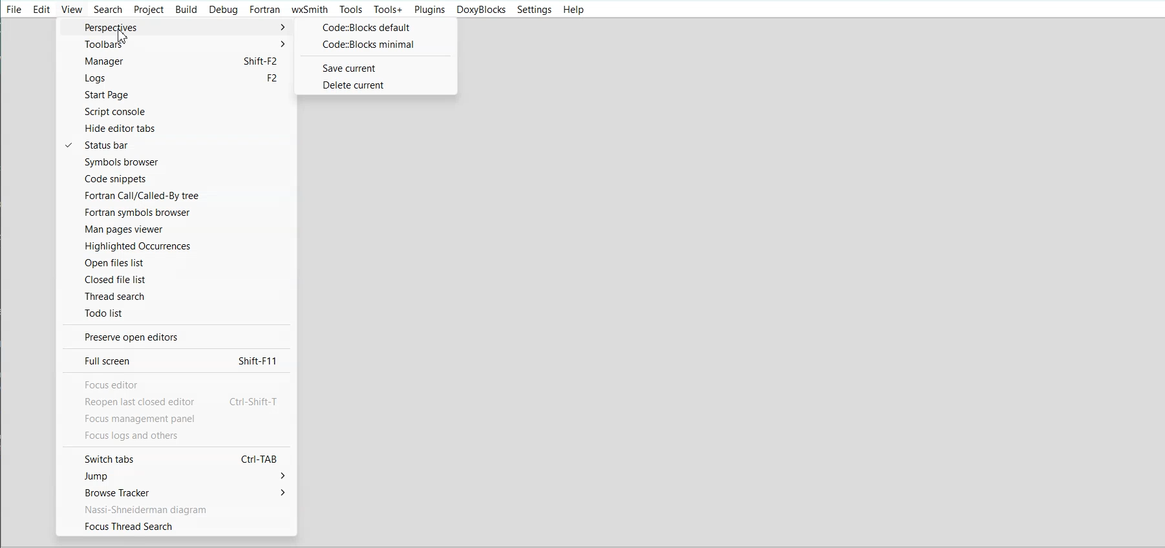 The height and width of the screenshot is (548, 1165). Describe the element at coordinates (178, 128) in the screenshot. I see `Hide editor tab` at that location.